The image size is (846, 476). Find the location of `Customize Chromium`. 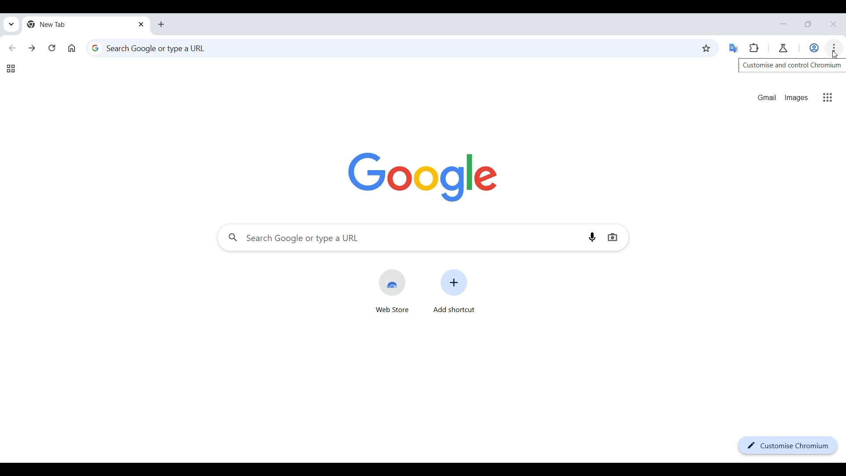

Customize Chromium is located at coordinates (788, 446).